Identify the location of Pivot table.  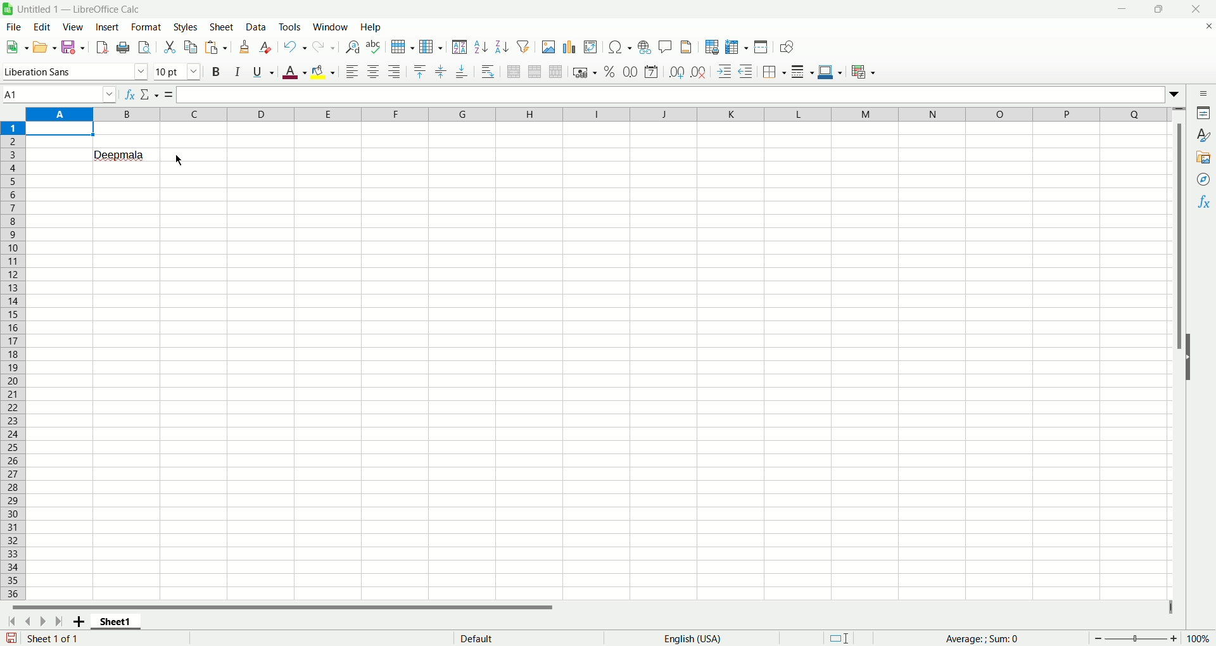
(591, 47).